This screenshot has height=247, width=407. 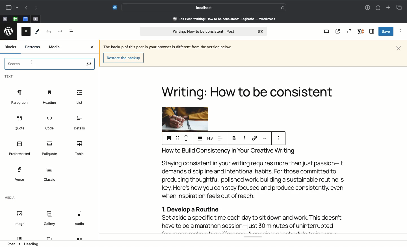 What do you see at coordinates (185, 119) in the screenshot?
I see `Image` at bounding box center [185, 119].